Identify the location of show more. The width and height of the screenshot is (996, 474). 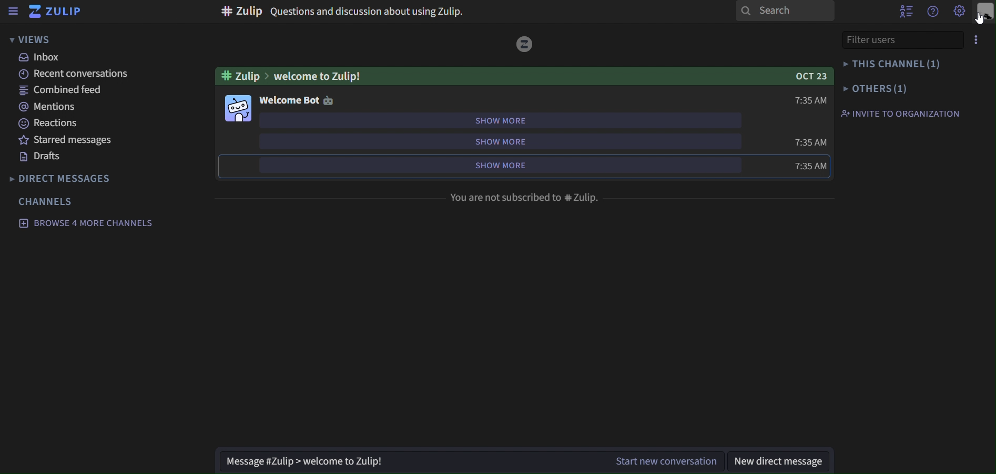
(499, 121).